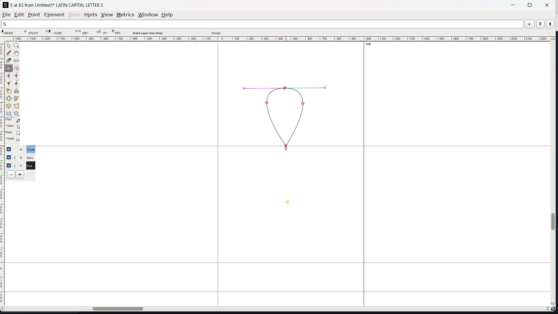  I want to click on polygon and stars, so click(17, 114).